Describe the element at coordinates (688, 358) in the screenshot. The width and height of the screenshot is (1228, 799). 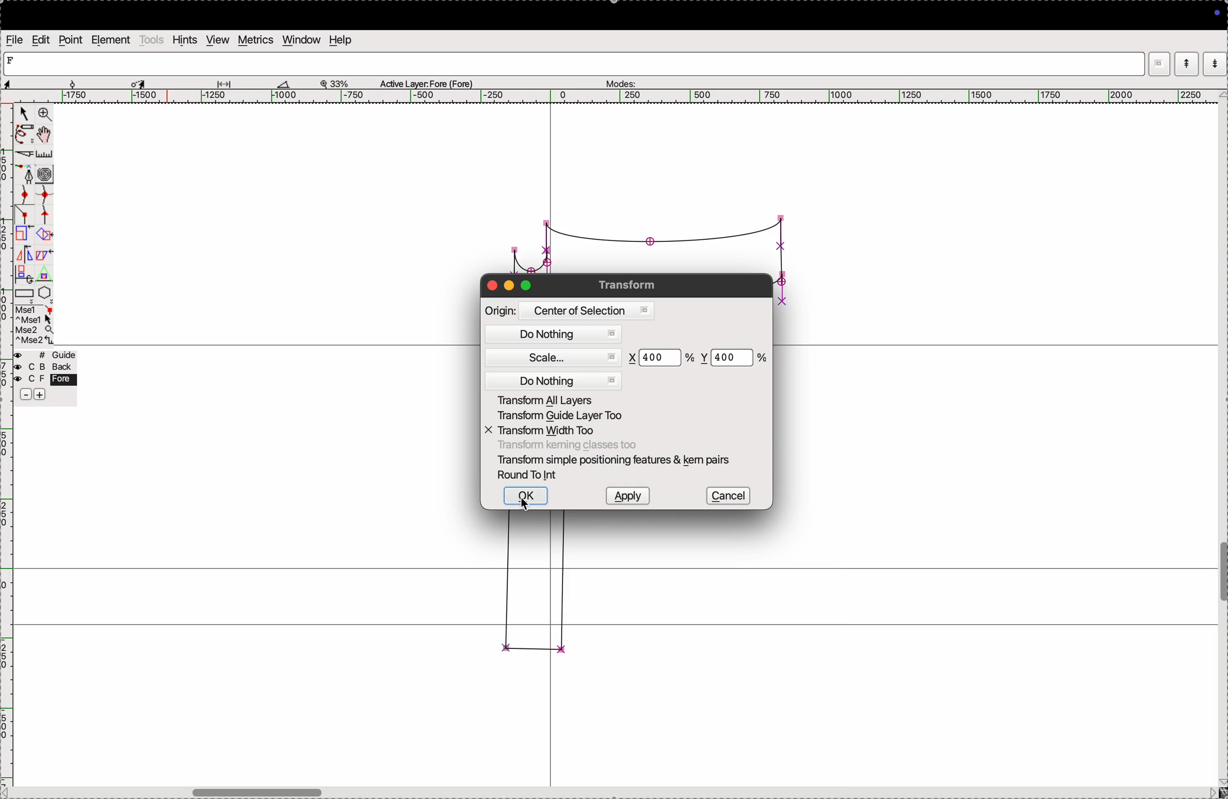
I see `percent` at that location.